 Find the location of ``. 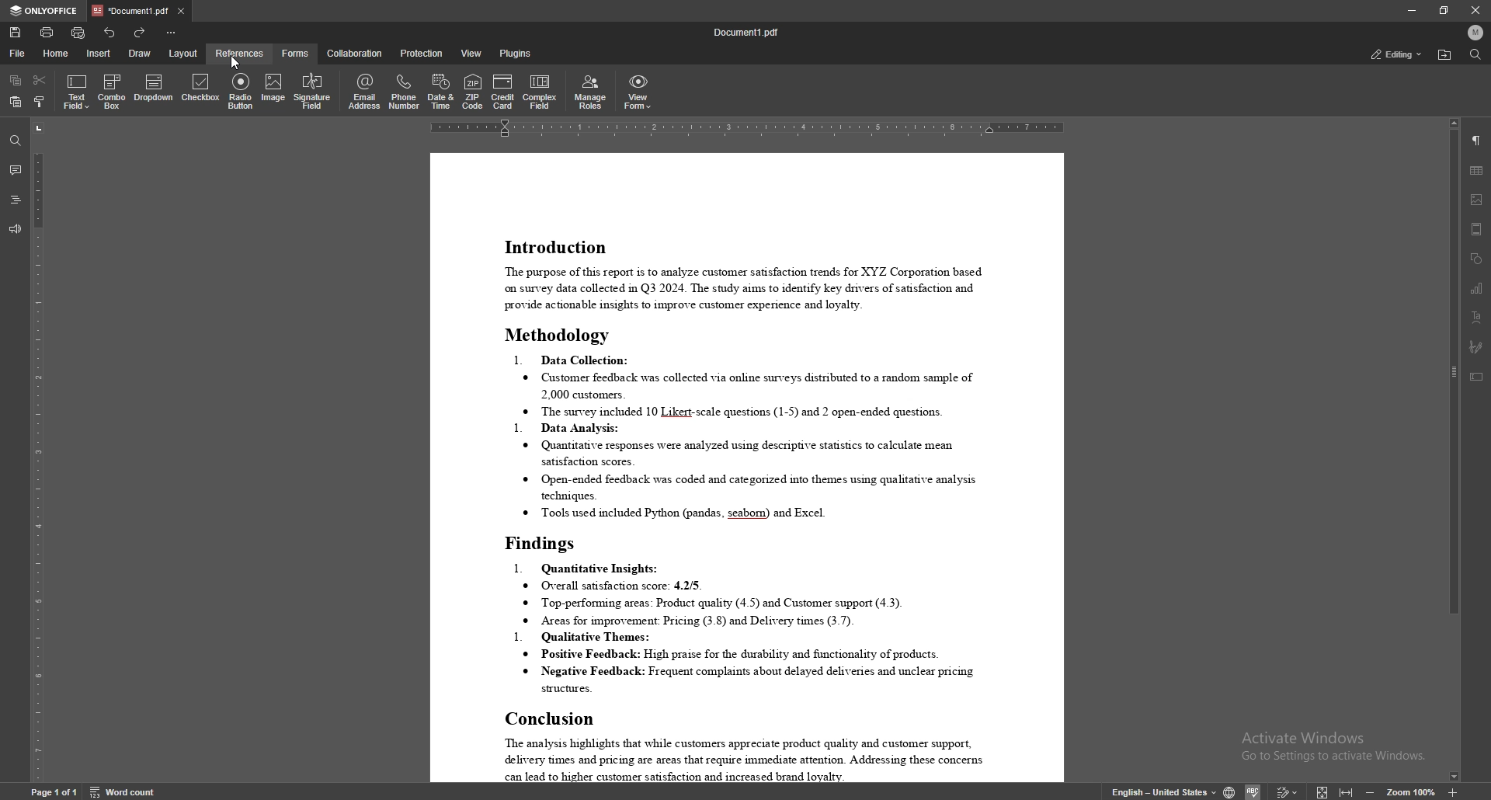

 is located at coordinates (1253, 791).